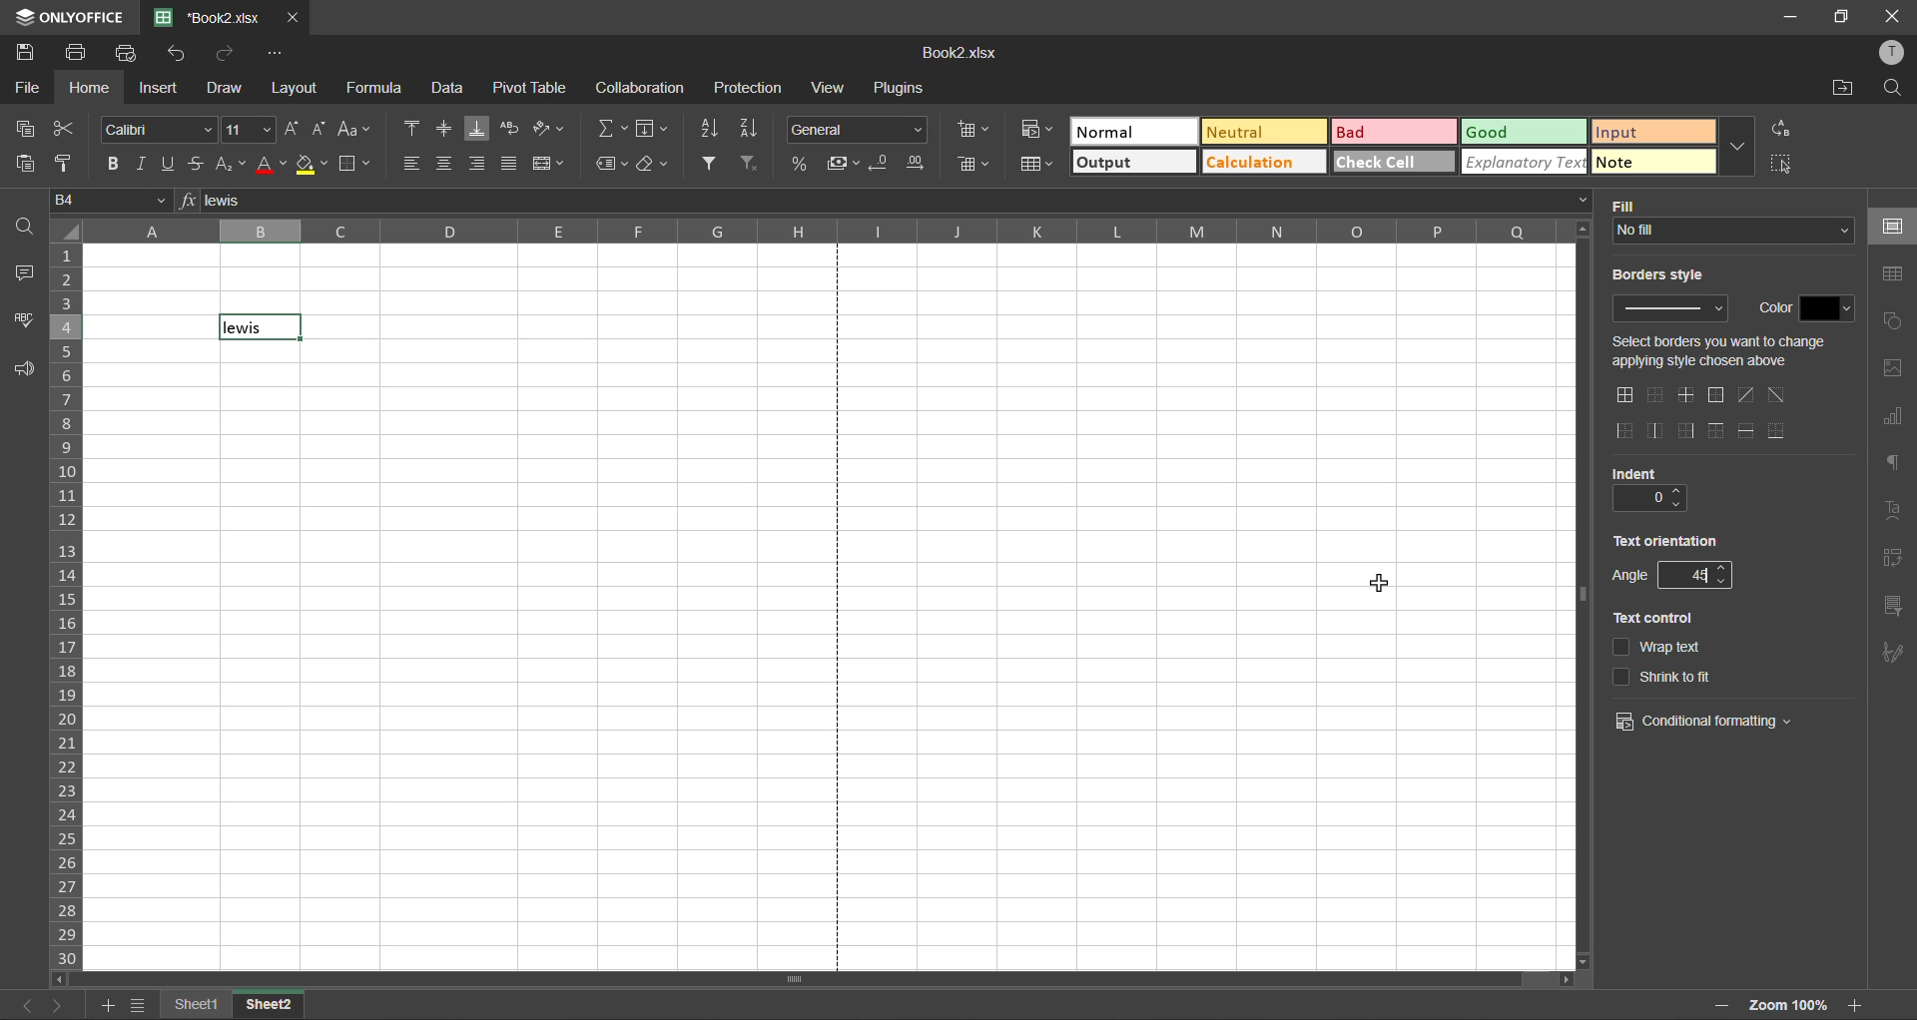  I want to click on app name, so click(70, 17).